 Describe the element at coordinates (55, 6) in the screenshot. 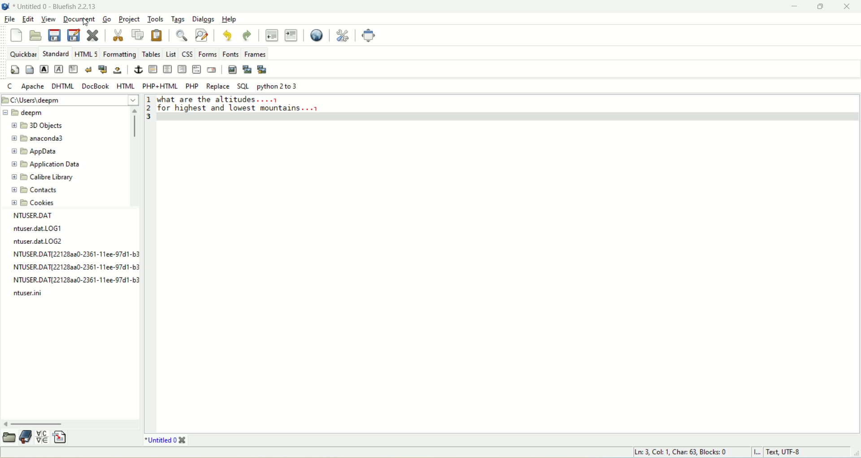

I see `title` at that location.